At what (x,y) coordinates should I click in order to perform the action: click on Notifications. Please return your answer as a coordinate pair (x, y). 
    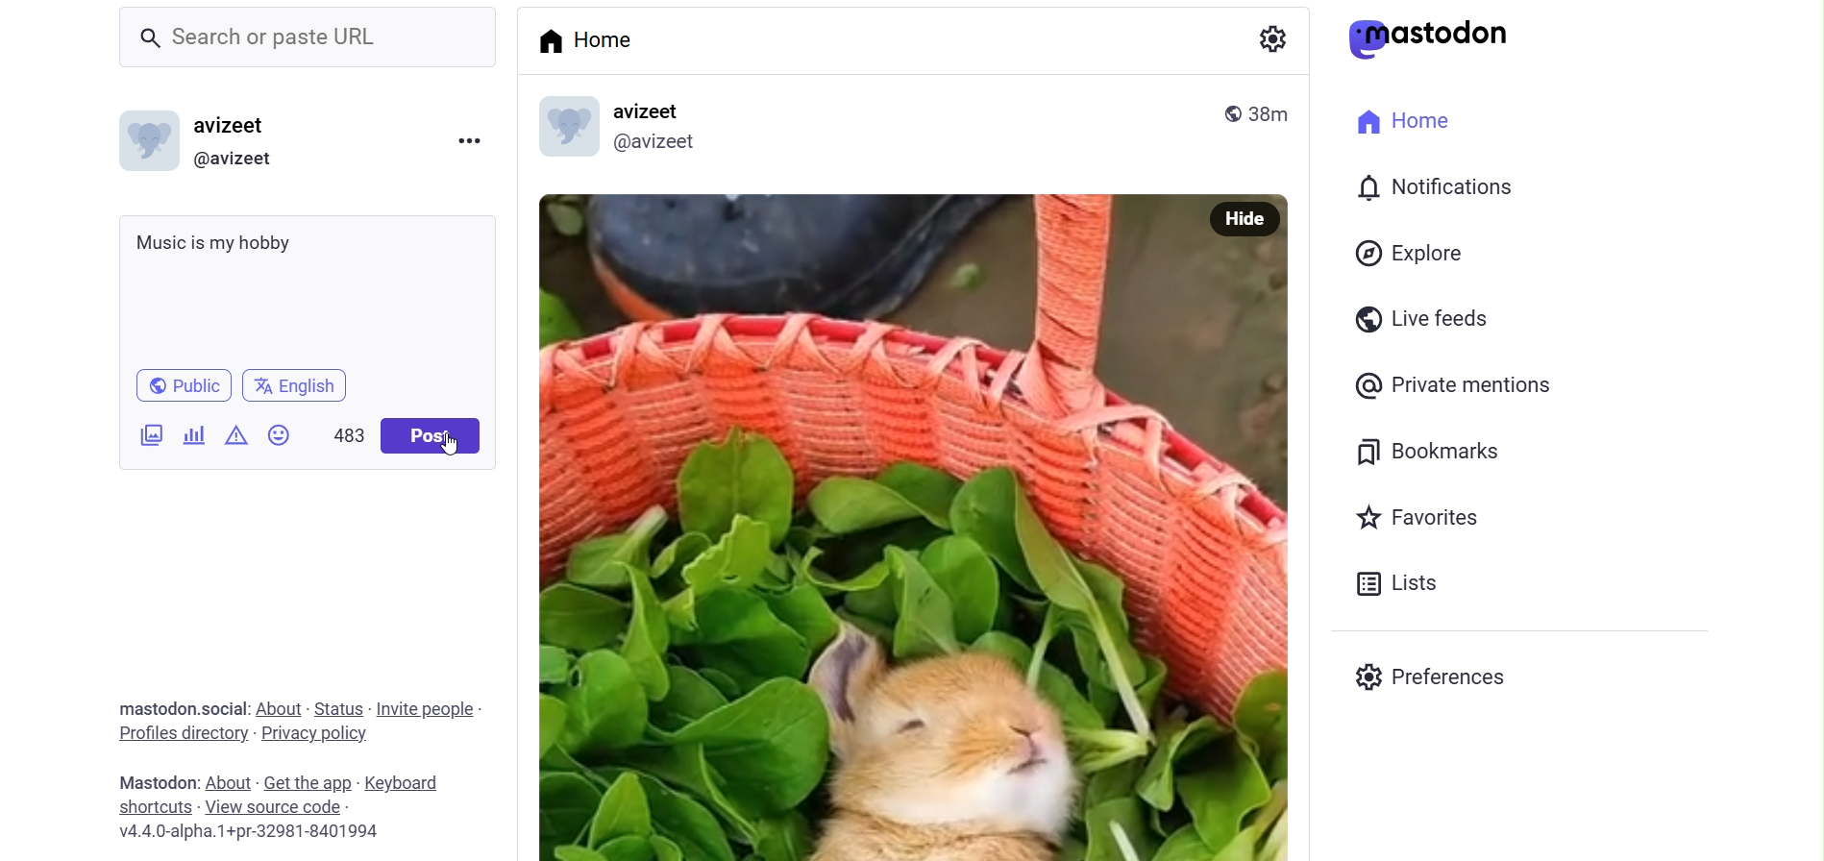
    Looking at the image, I should click on (1440, 187).